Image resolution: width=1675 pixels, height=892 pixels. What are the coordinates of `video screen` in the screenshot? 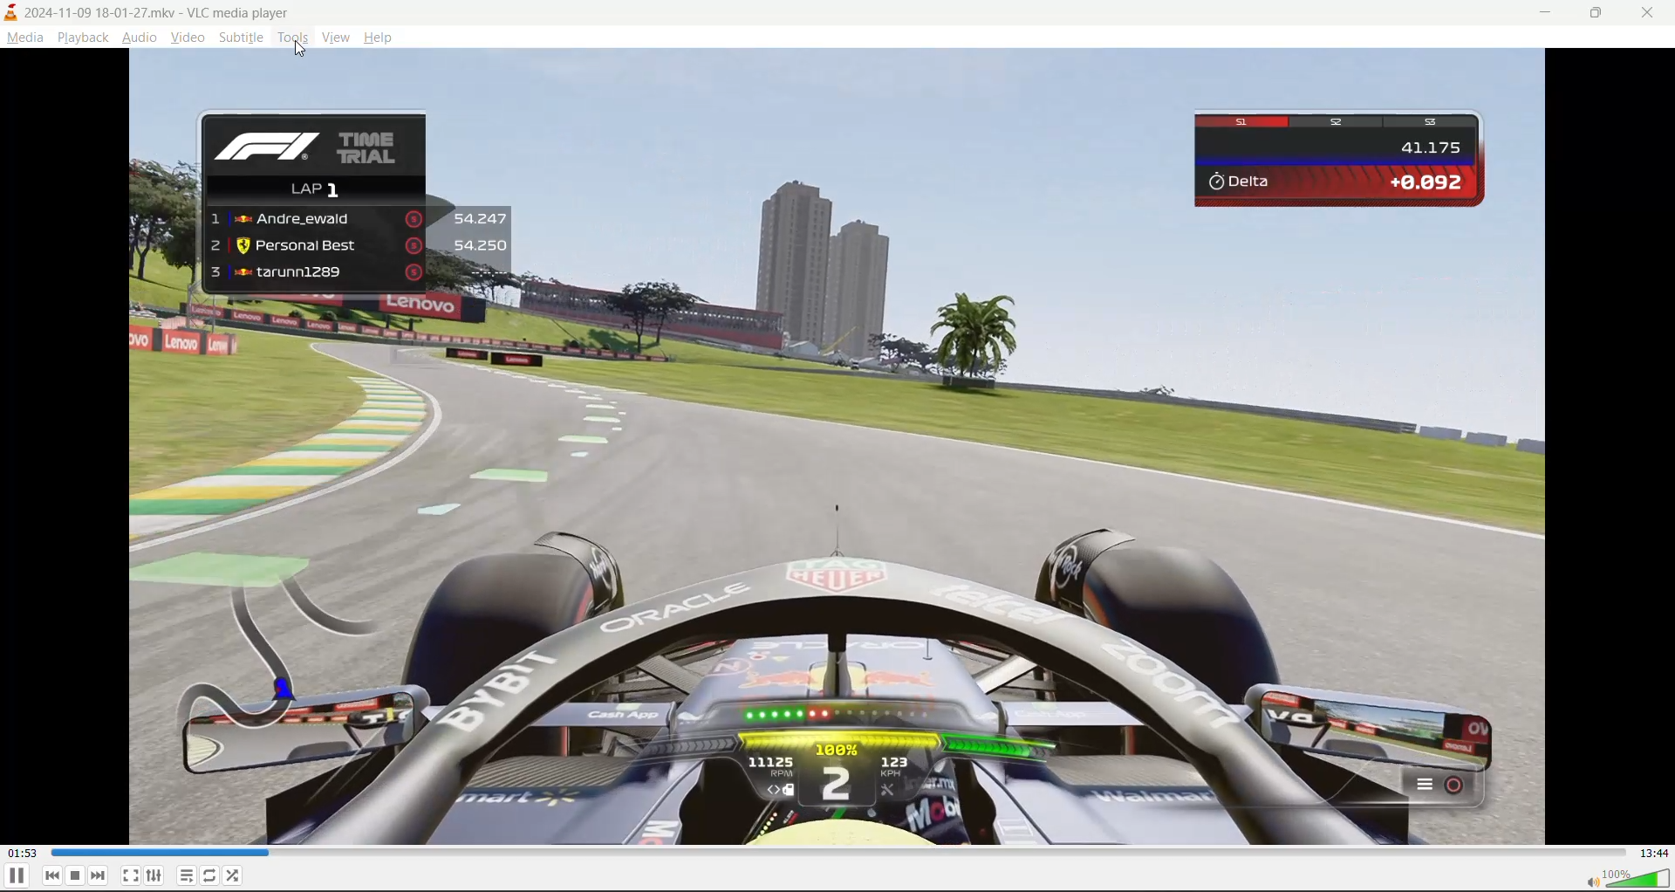 It's located at (837, 451).